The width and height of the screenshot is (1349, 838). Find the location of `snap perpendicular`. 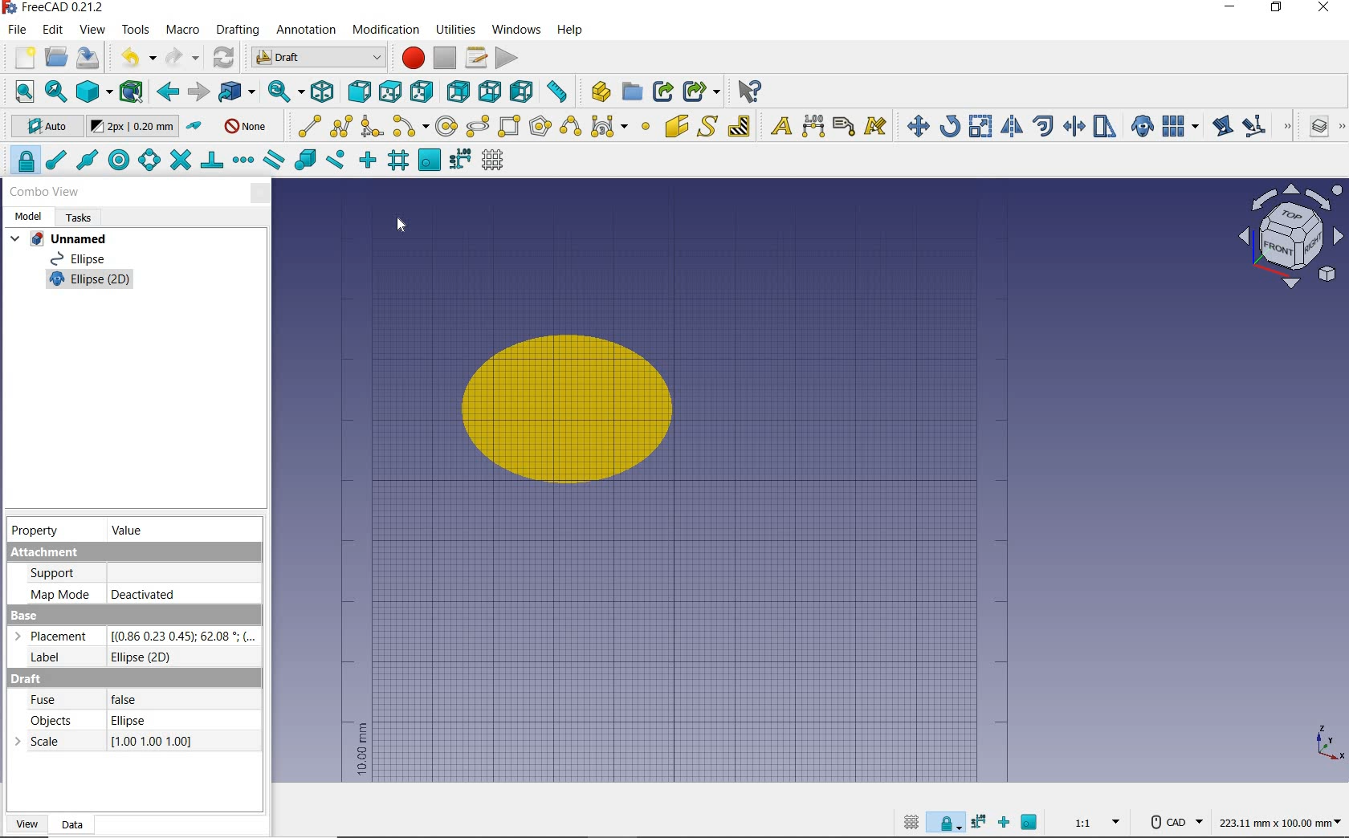

snap perpendicular is located at coordinates (212, 163).